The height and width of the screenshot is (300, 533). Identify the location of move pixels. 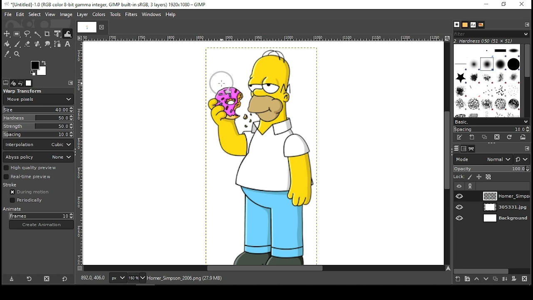
(38, 99).